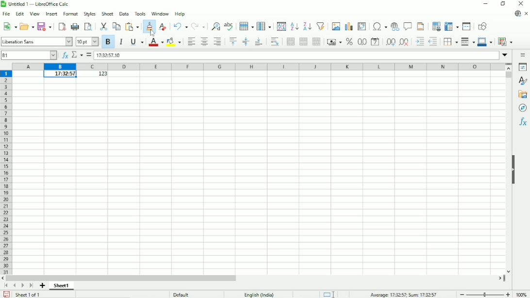 This screenshot has height=298, width=530. Describe the element at coordinates (124, 14) in the screenshot. I see `Data` at that location.